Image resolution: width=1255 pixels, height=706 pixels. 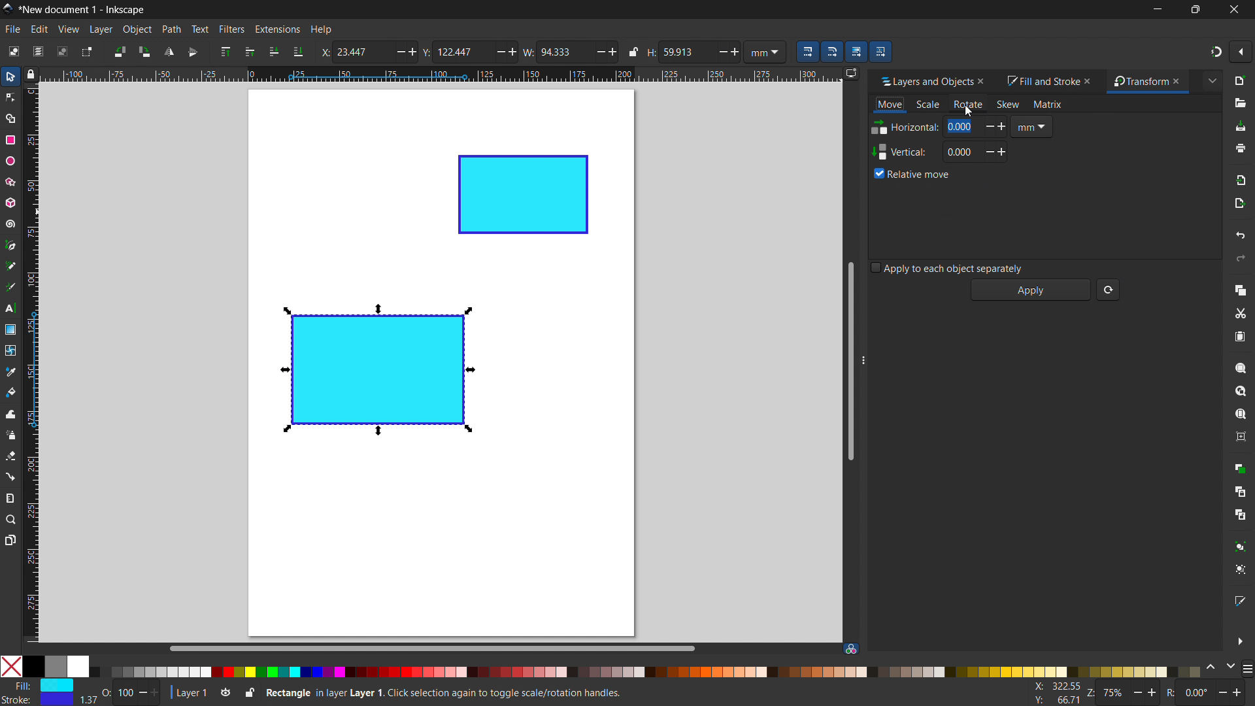 I want to click on undo, so click(x=1241, y=235).